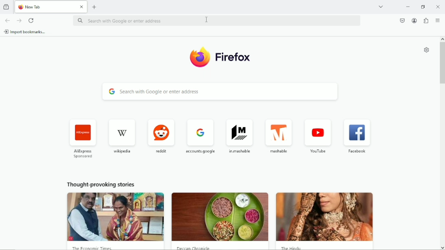 The height and width of the screenshot is (250, 445). Describe the element at coordinates (197, 248) in the screenshot. I see `deccan chronicle` at that location.